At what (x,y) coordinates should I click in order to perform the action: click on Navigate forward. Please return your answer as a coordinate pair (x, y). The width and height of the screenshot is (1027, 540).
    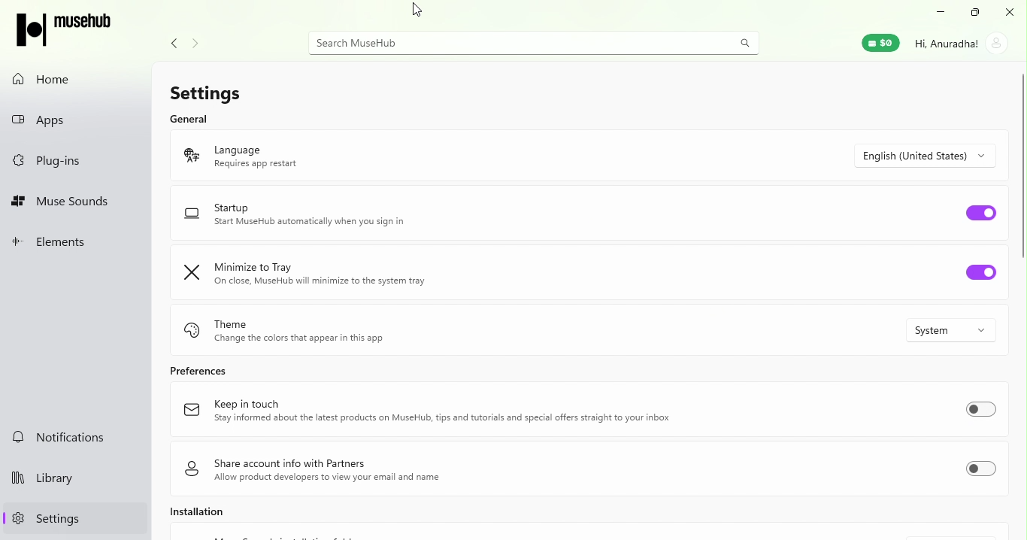
    Looking at the image, I should click on (192, 44).